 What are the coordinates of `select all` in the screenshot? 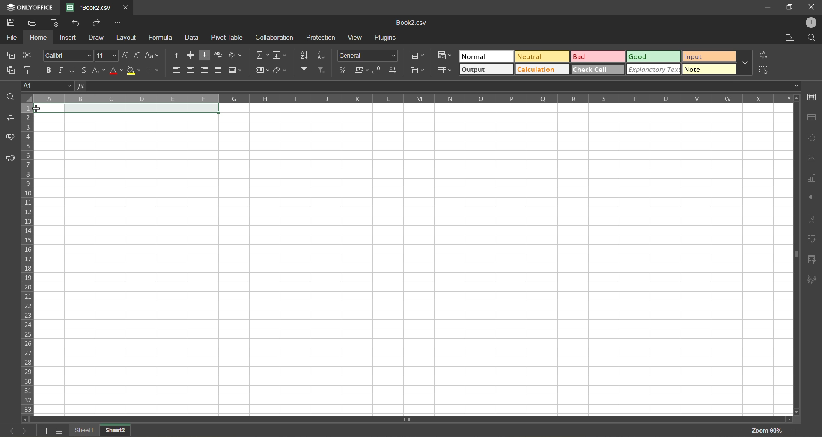 It's located at (765, 69).